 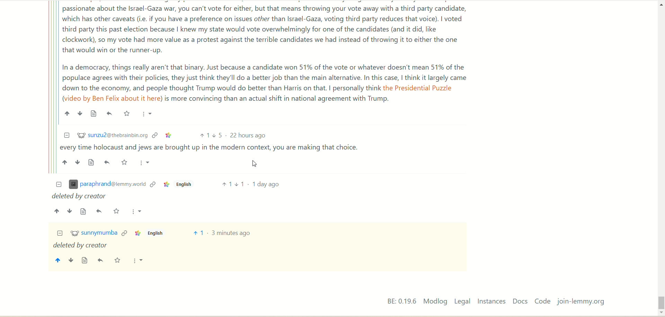 I want to click on Code, so click(x=542, y=301).